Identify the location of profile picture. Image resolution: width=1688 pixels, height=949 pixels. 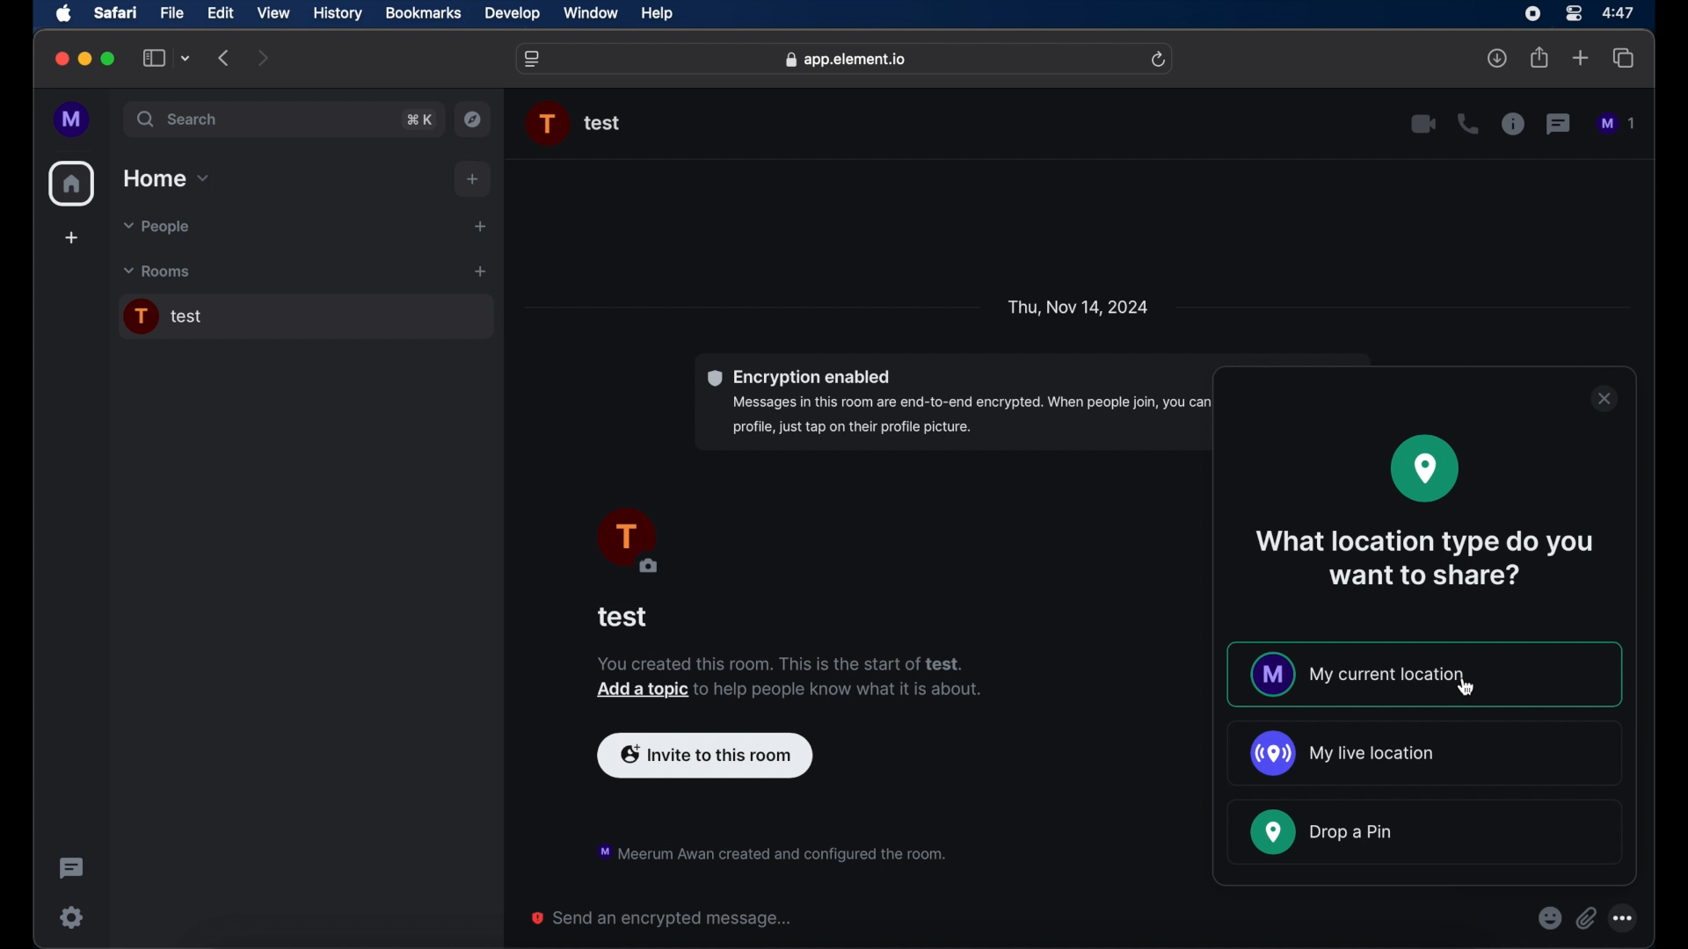
(626, 542).